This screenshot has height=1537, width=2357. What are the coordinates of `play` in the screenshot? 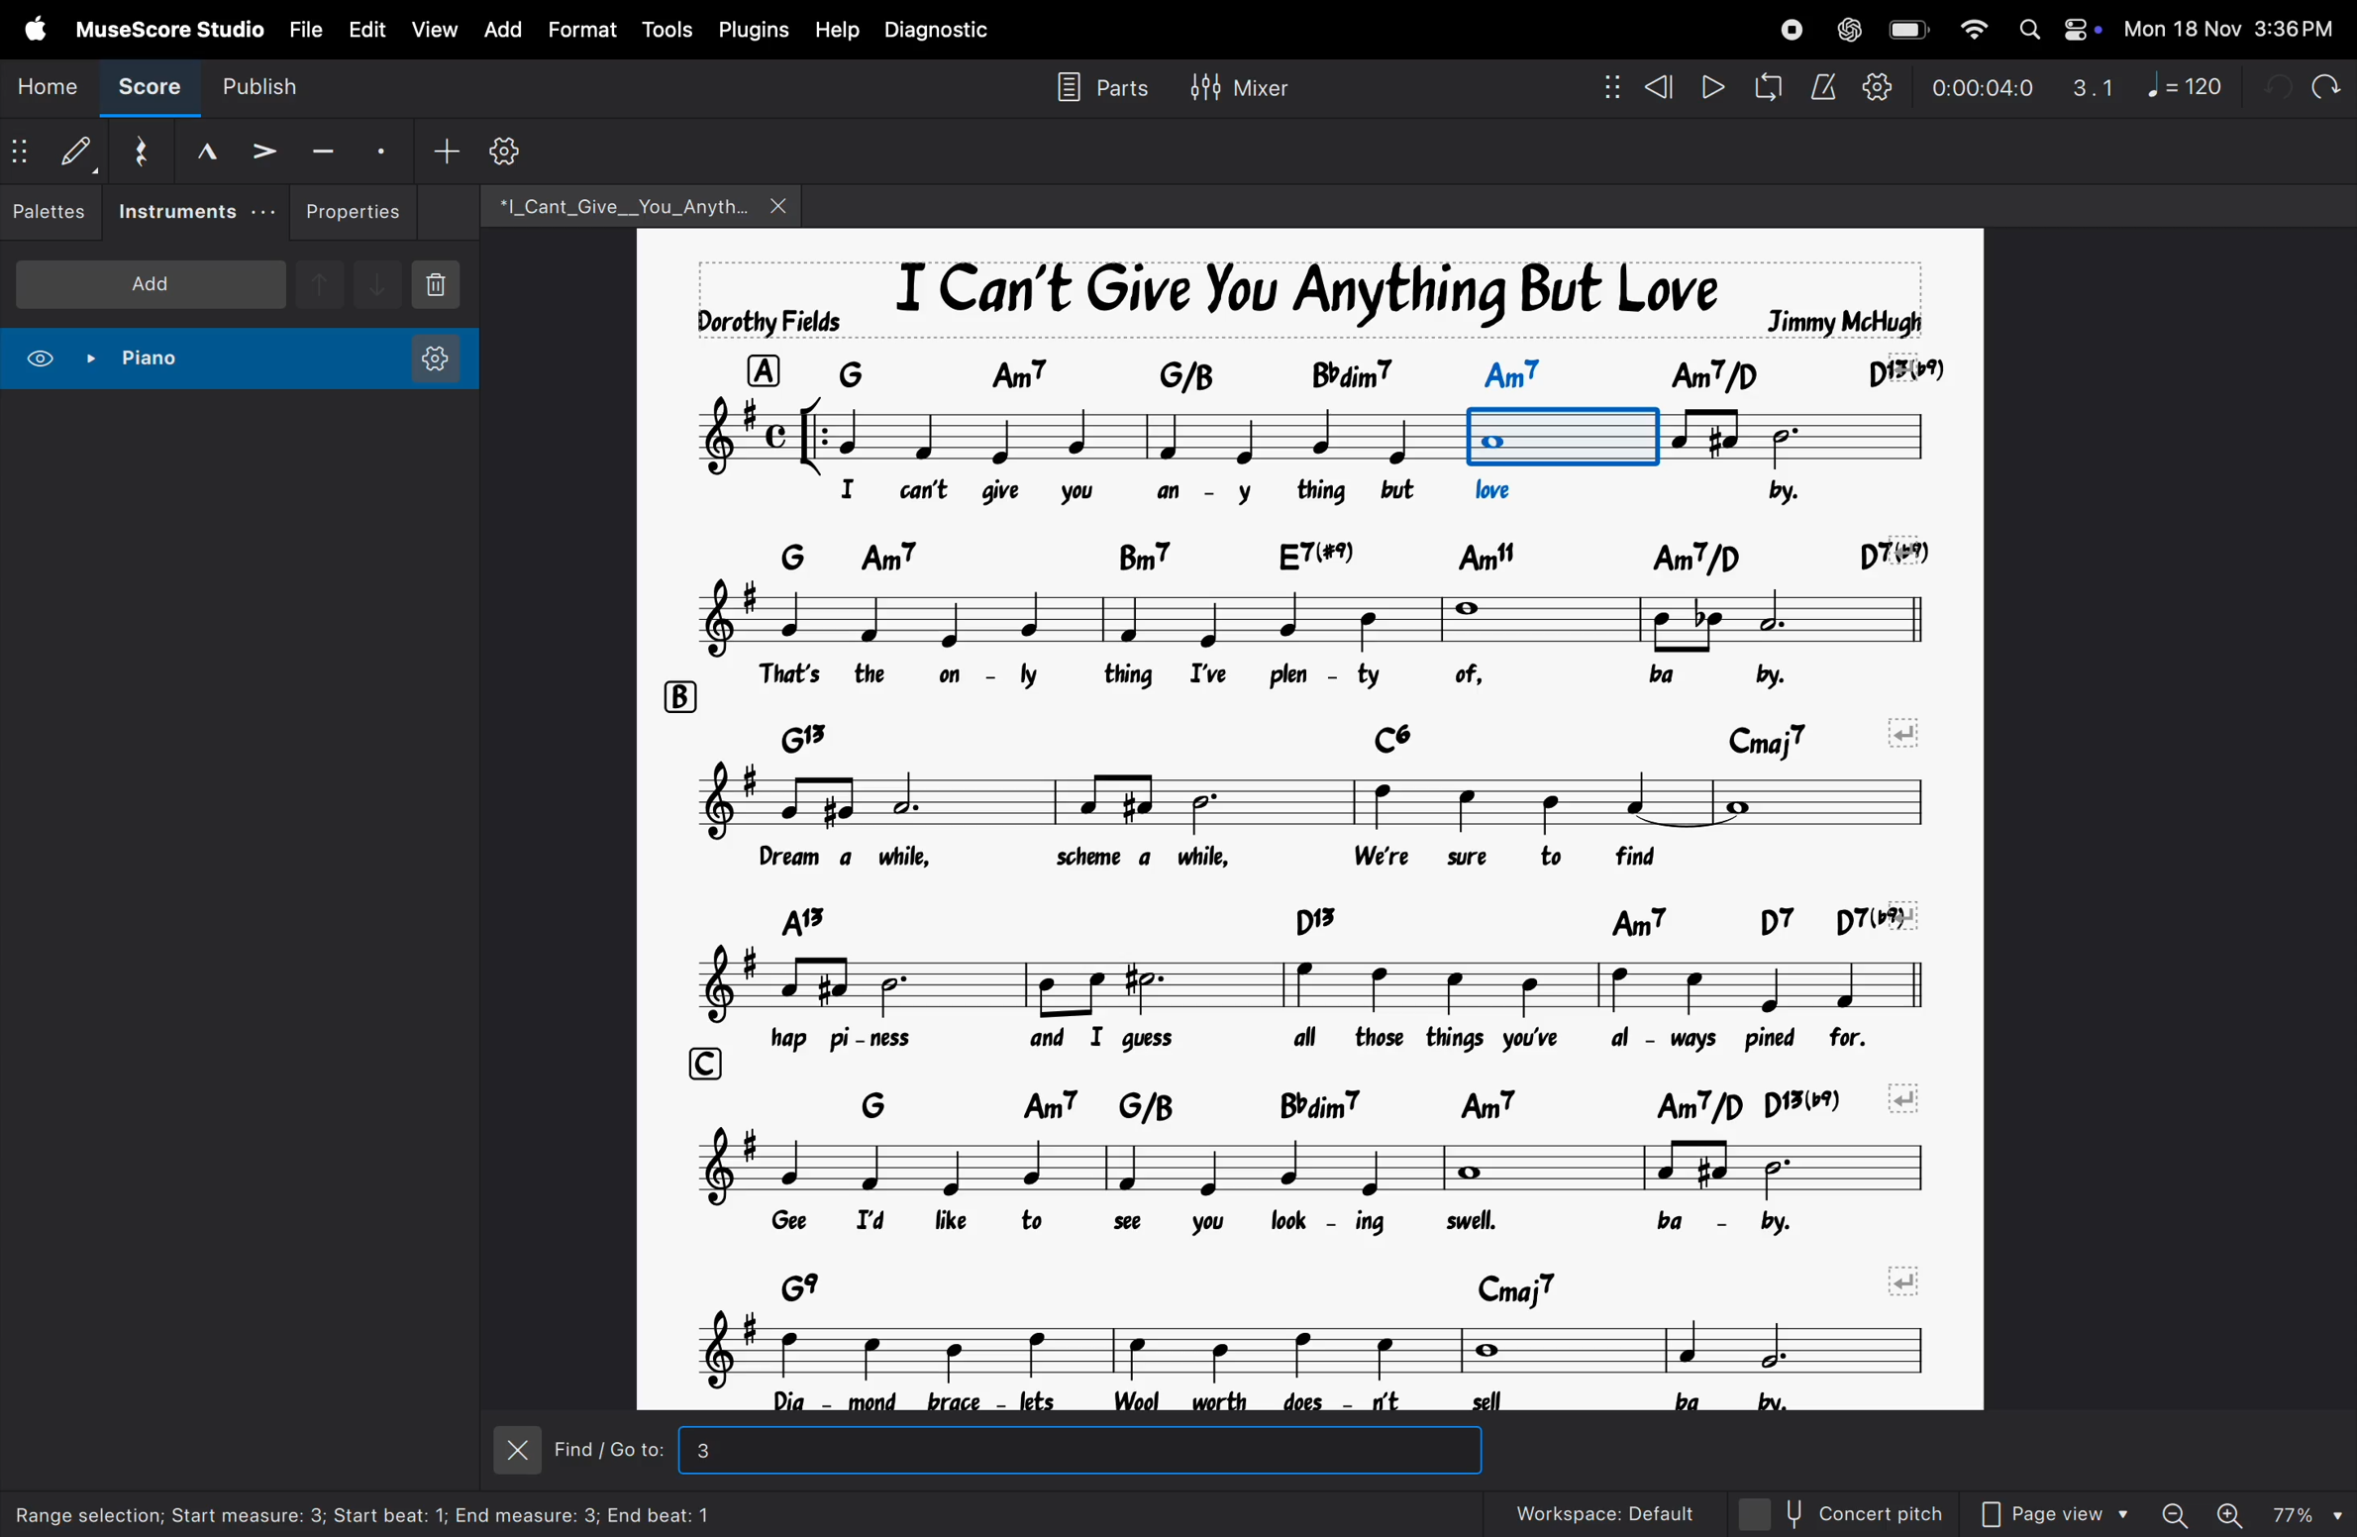 It's located at (1713, 87).